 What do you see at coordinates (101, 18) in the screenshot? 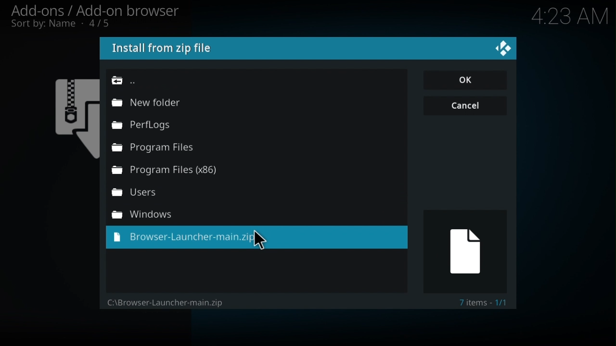
I see `Add ons` at bounding box center [101, 18].